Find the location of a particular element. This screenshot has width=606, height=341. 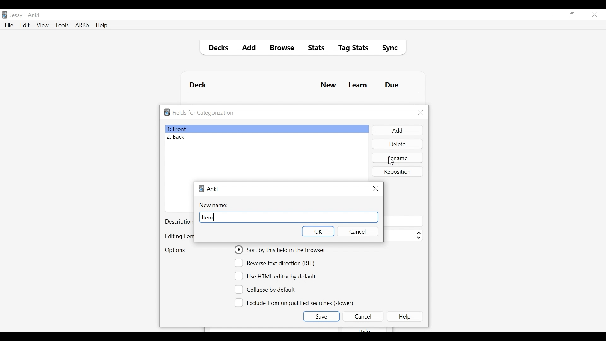

Options is located at coordinates (175, 251).